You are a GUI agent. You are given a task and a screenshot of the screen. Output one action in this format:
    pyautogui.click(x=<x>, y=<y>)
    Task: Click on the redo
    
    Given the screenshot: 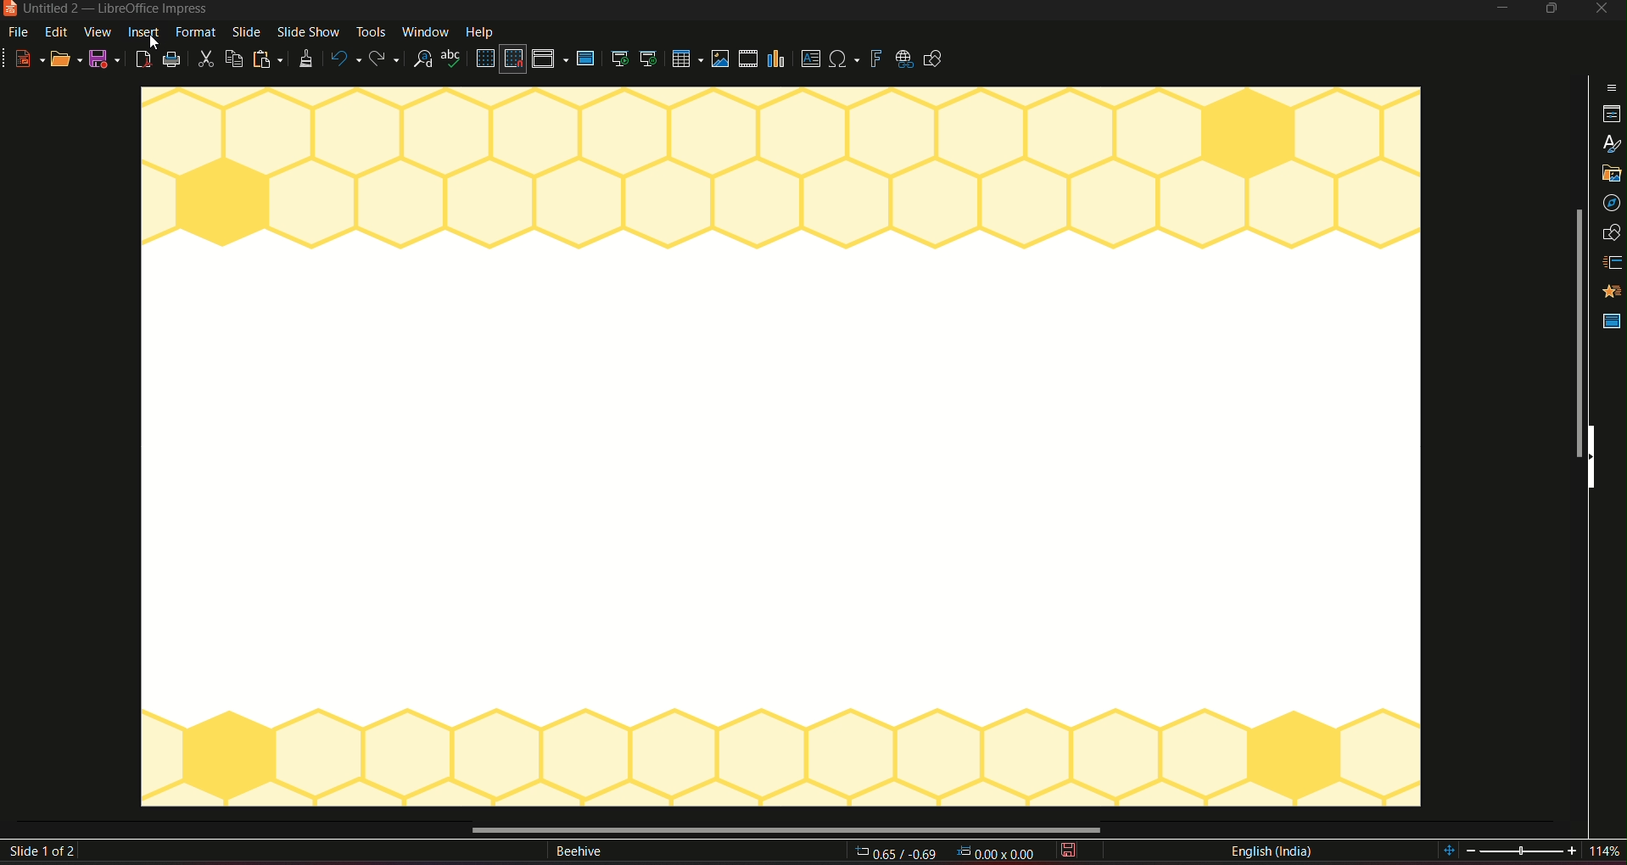 What is the action you would take?
    pyautogui.click(x=388, y=58)
    